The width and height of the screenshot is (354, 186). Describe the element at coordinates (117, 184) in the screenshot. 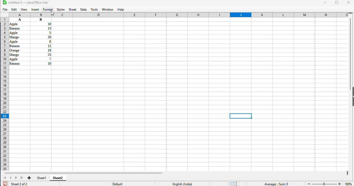

I see `default` at that location.